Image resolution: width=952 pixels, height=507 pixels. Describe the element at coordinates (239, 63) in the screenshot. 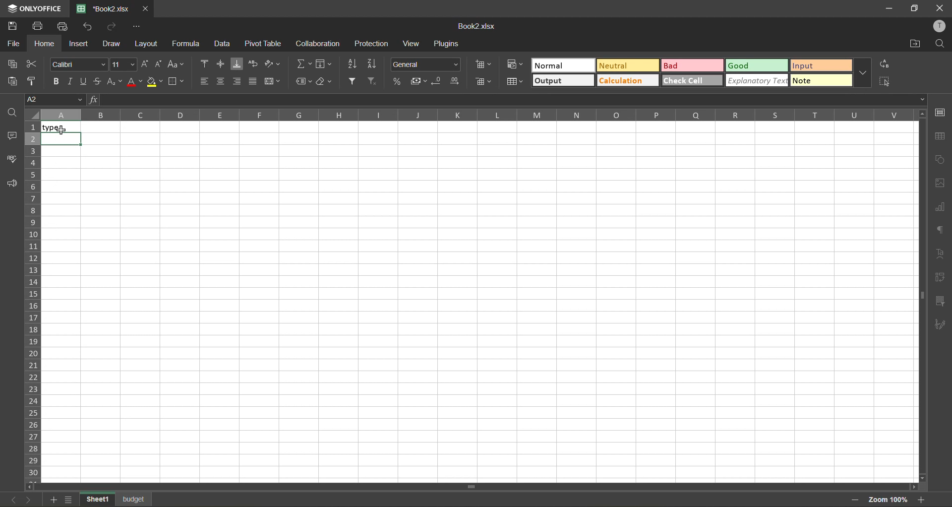

I see `align bottom` at that location.